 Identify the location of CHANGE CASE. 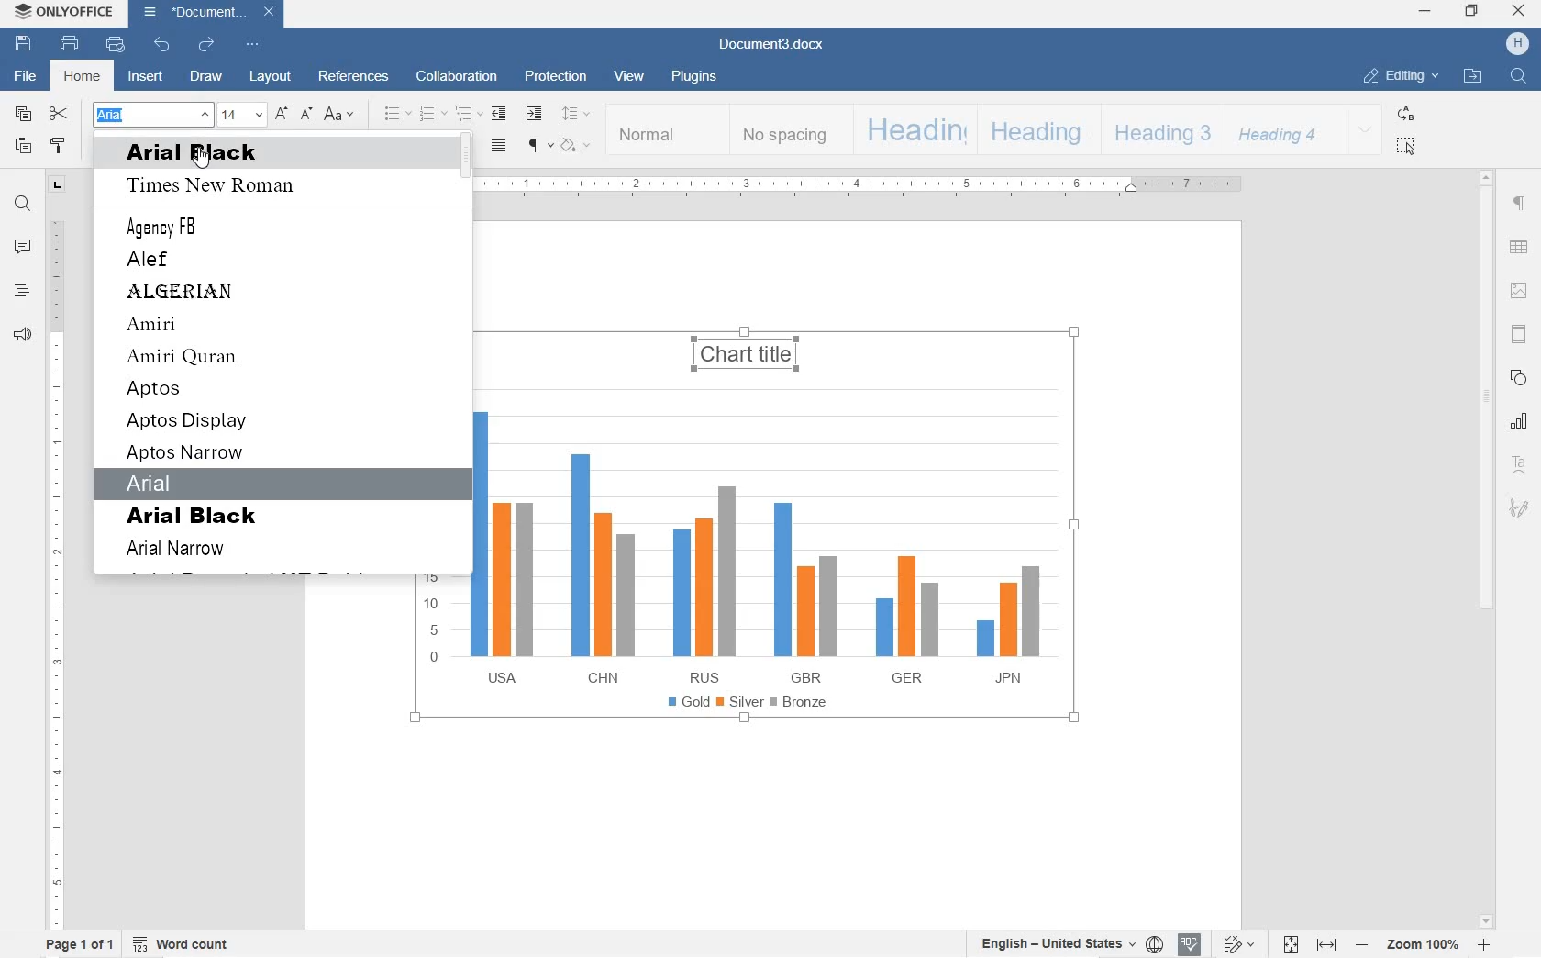
(339, 114).